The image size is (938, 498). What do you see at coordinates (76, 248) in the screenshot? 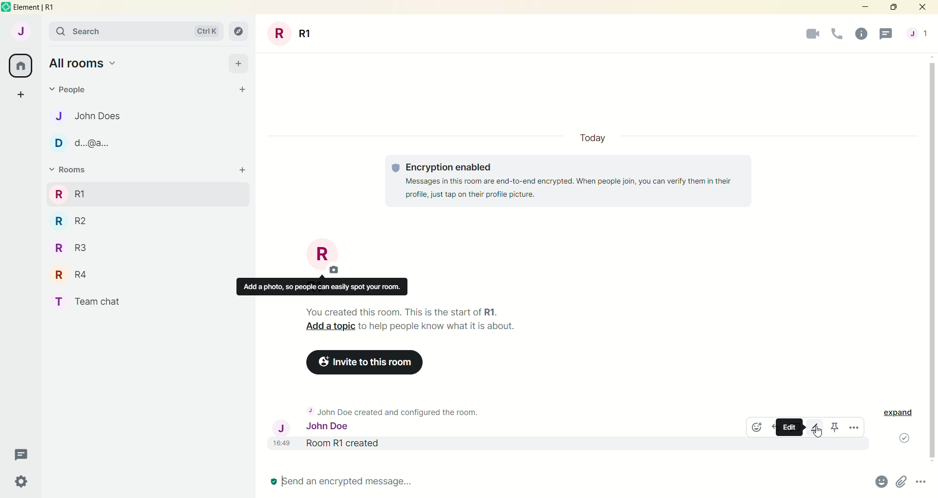
I see `R R3` at bounding box center [76, 248].